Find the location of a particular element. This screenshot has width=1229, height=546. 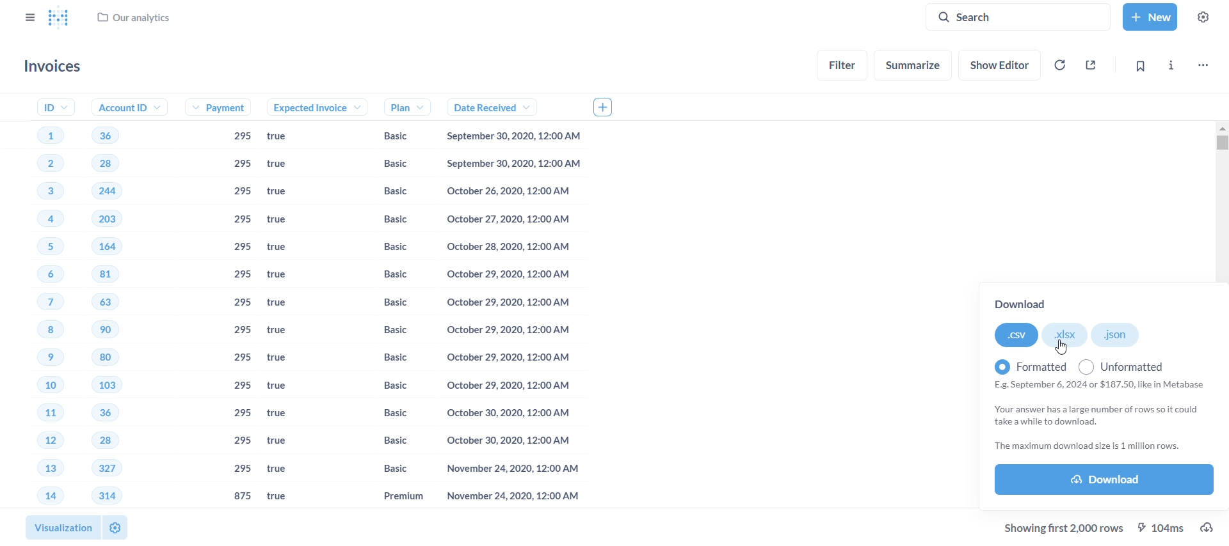

payment is located at coordinates (223, 109).